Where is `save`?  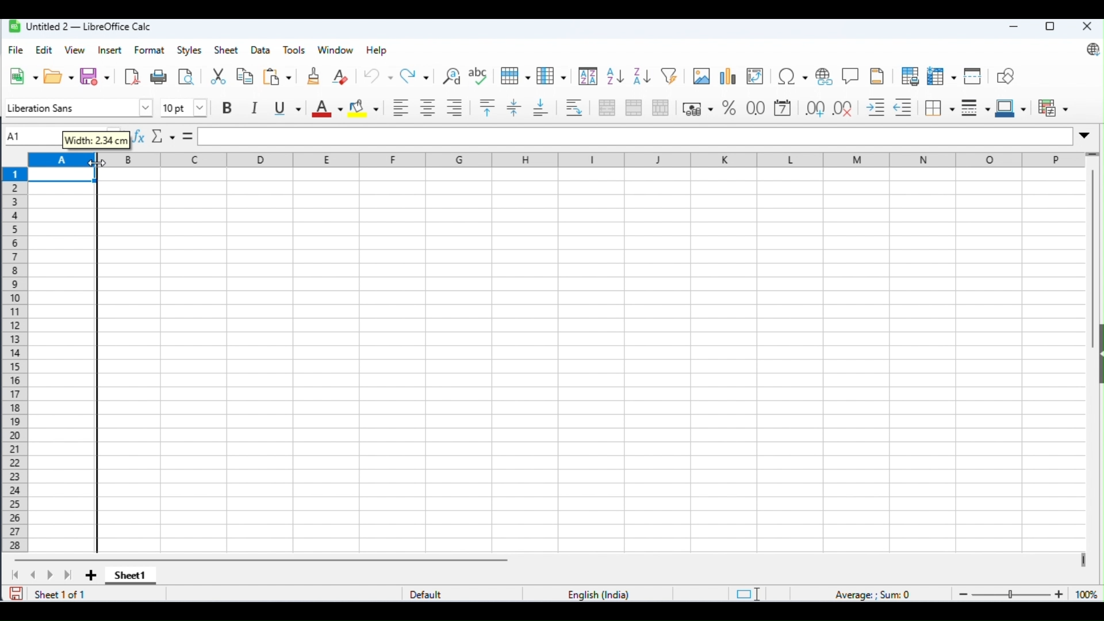
save is located at coordinates (95, 75).